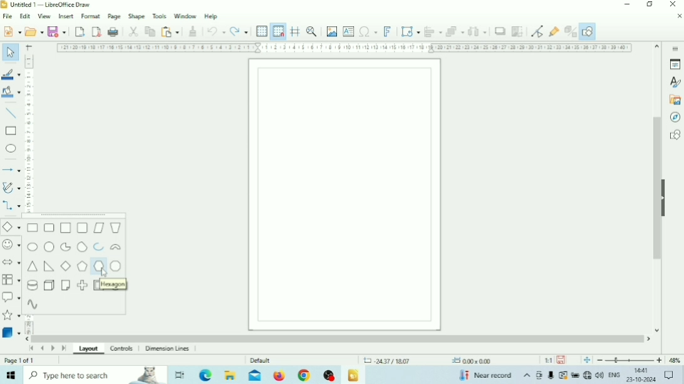  Describe the element at coordinates (650, 4) in the screenshot. I see `Restore Down` at that location.